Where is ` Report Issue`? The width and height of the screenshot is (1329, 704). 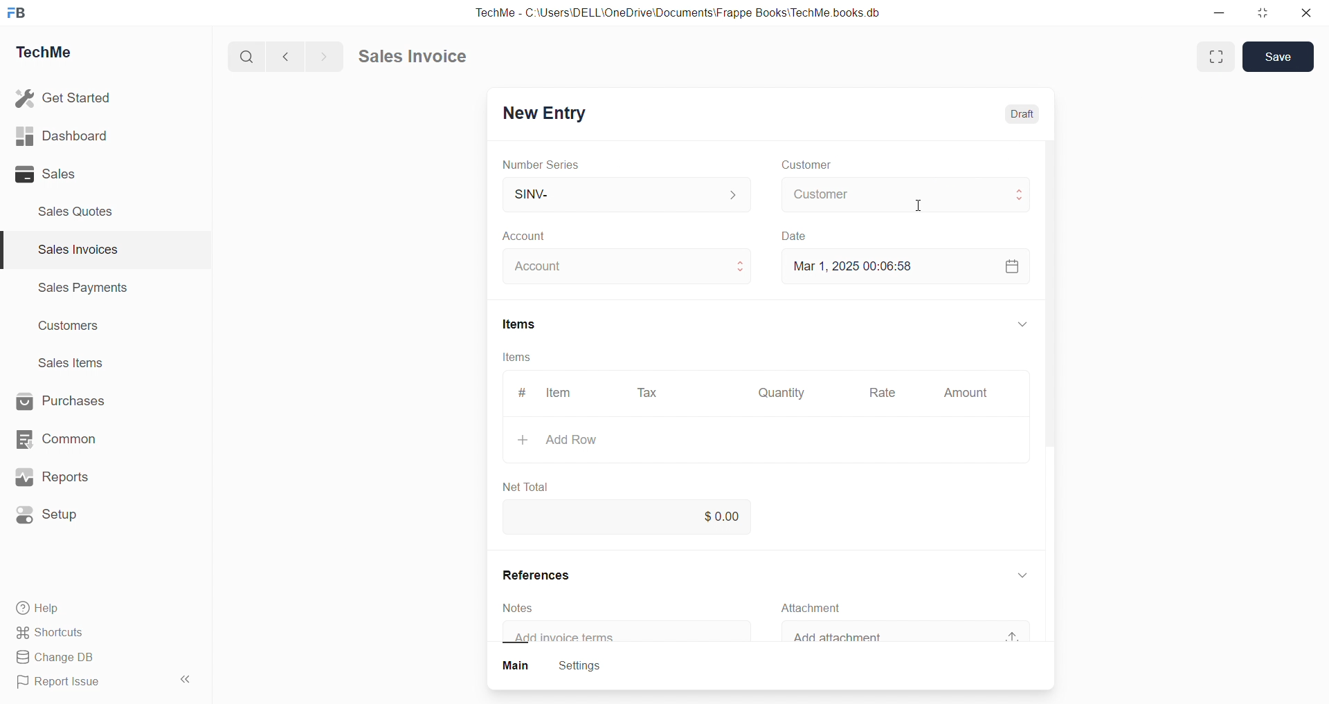  Report Issue is located at coordinates (64, 684).